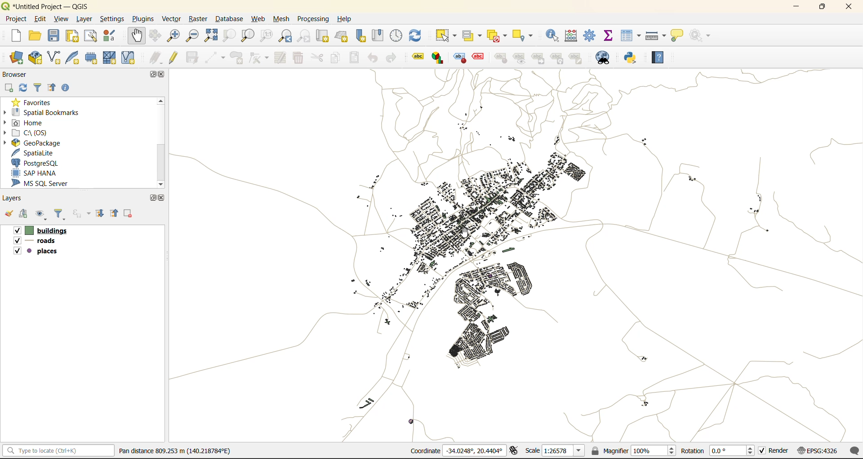 The width and height of the screenshot is (863, 459). What do you see at coordinates (213, 36) in the screenshot?
I see `zoom full` at bounding box center [213, 36].